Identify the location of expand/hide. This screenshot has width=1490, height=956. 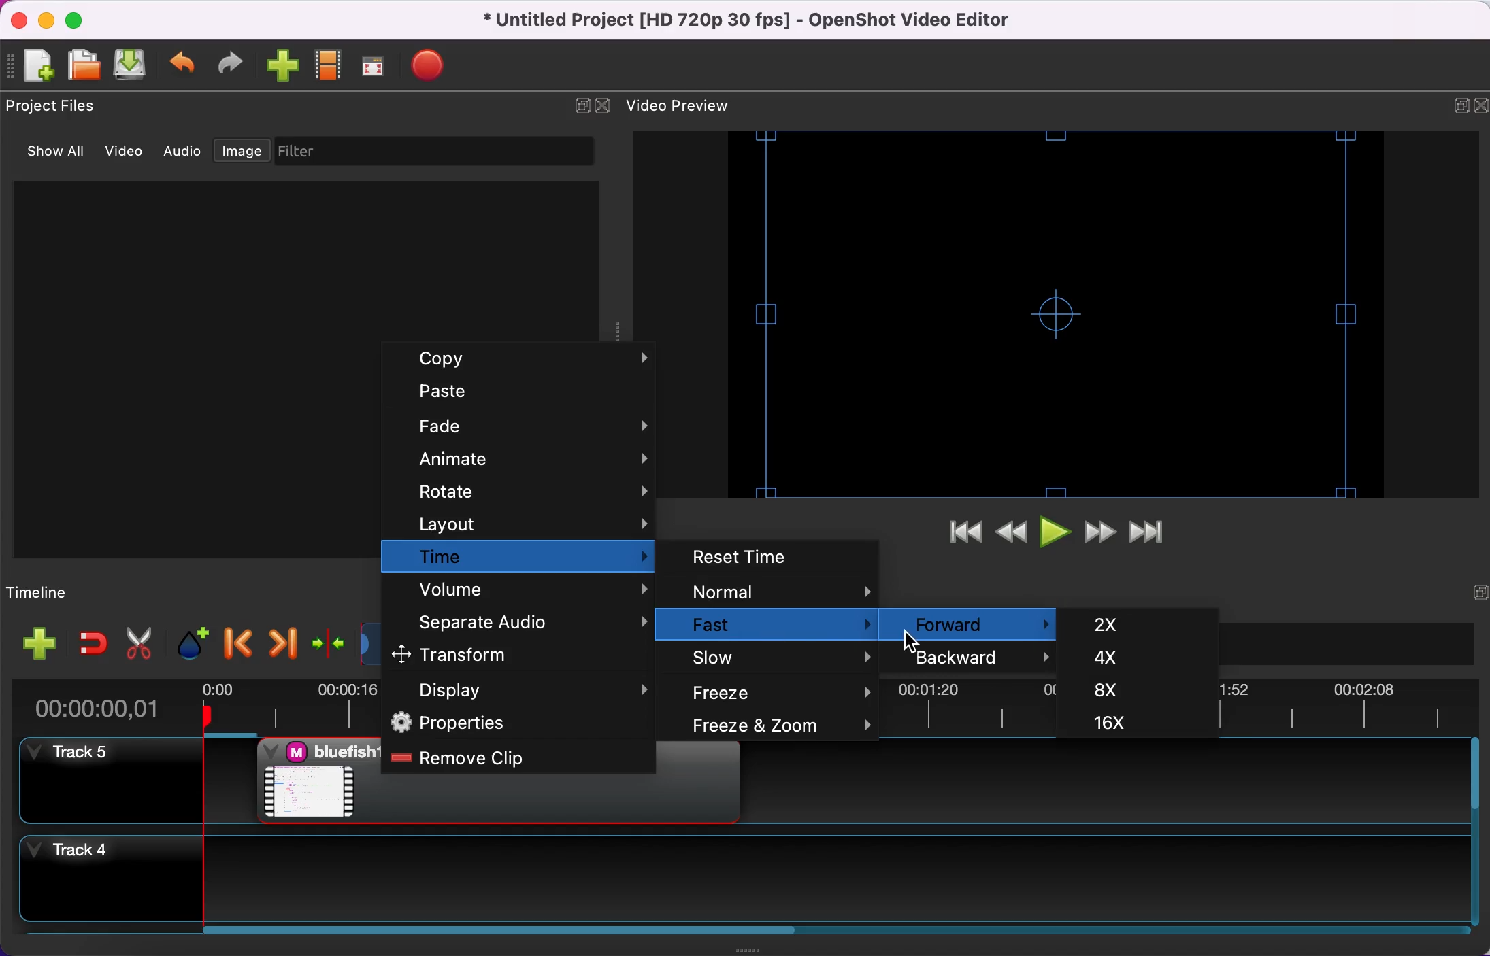
(582, 110).